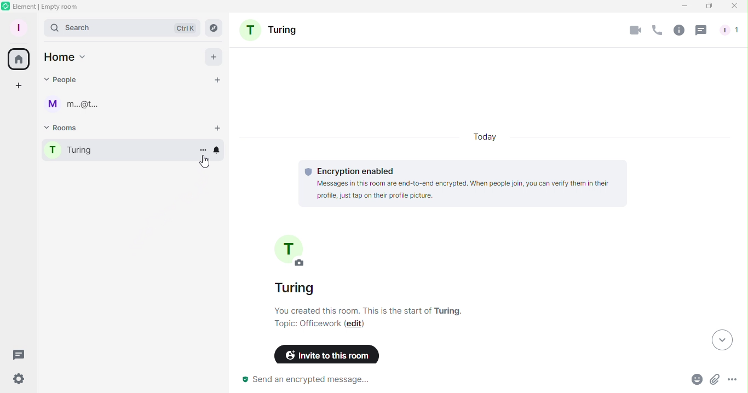  I want to click on Threads, so click(24, 356).